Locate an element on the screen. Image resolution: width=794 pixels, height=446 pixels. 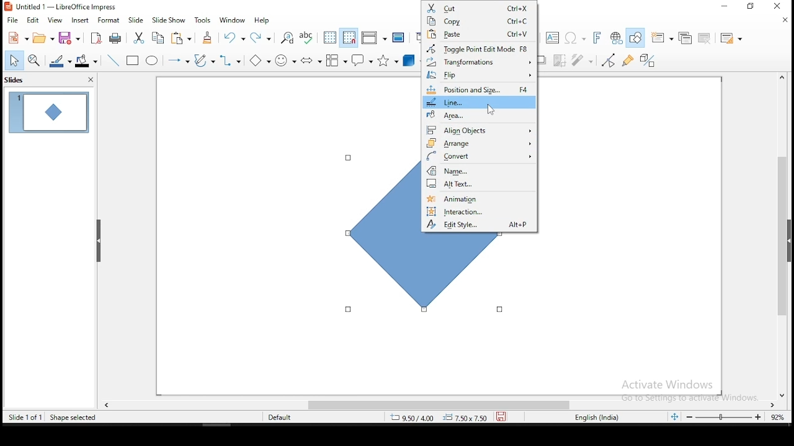
symbol shapes is located at coordinates (287, 62).